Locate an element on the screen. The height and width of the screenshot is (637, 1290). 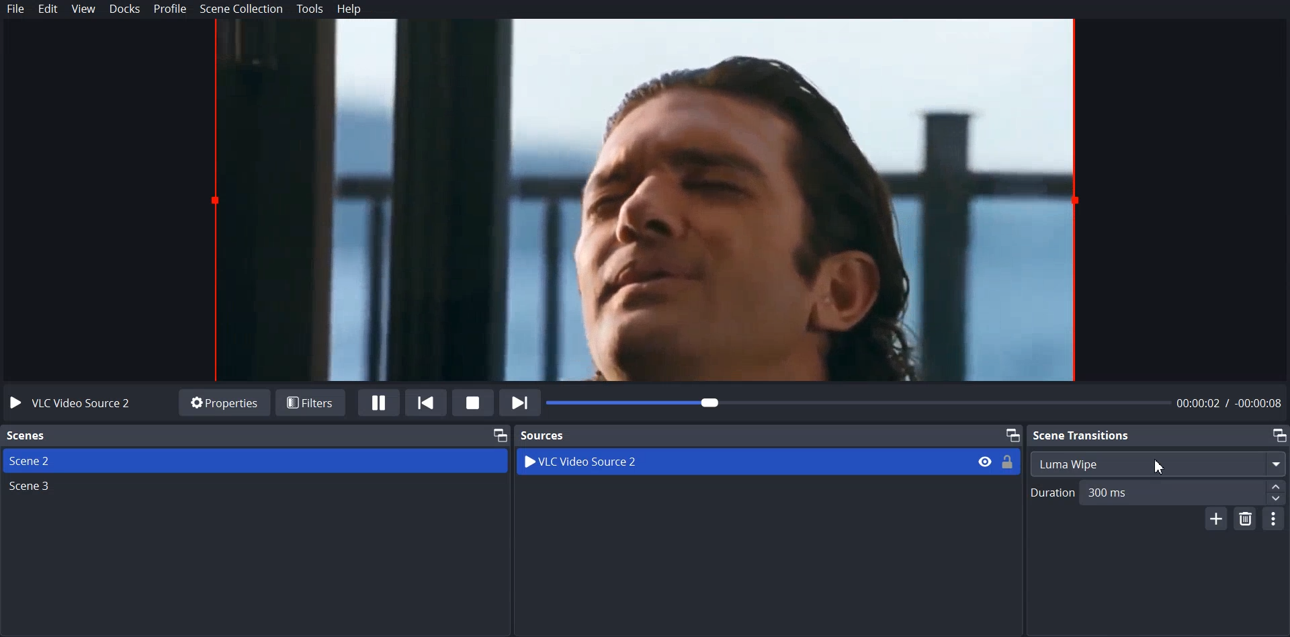
Properties is located at coordinates (224, 402).